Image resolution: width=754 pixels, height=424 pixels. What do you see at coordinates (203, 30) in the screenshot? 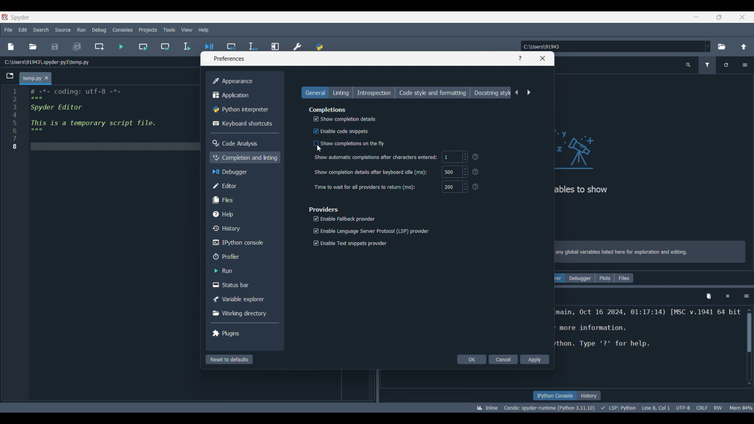
I see `Help menu` at bounding box center [203, 30].